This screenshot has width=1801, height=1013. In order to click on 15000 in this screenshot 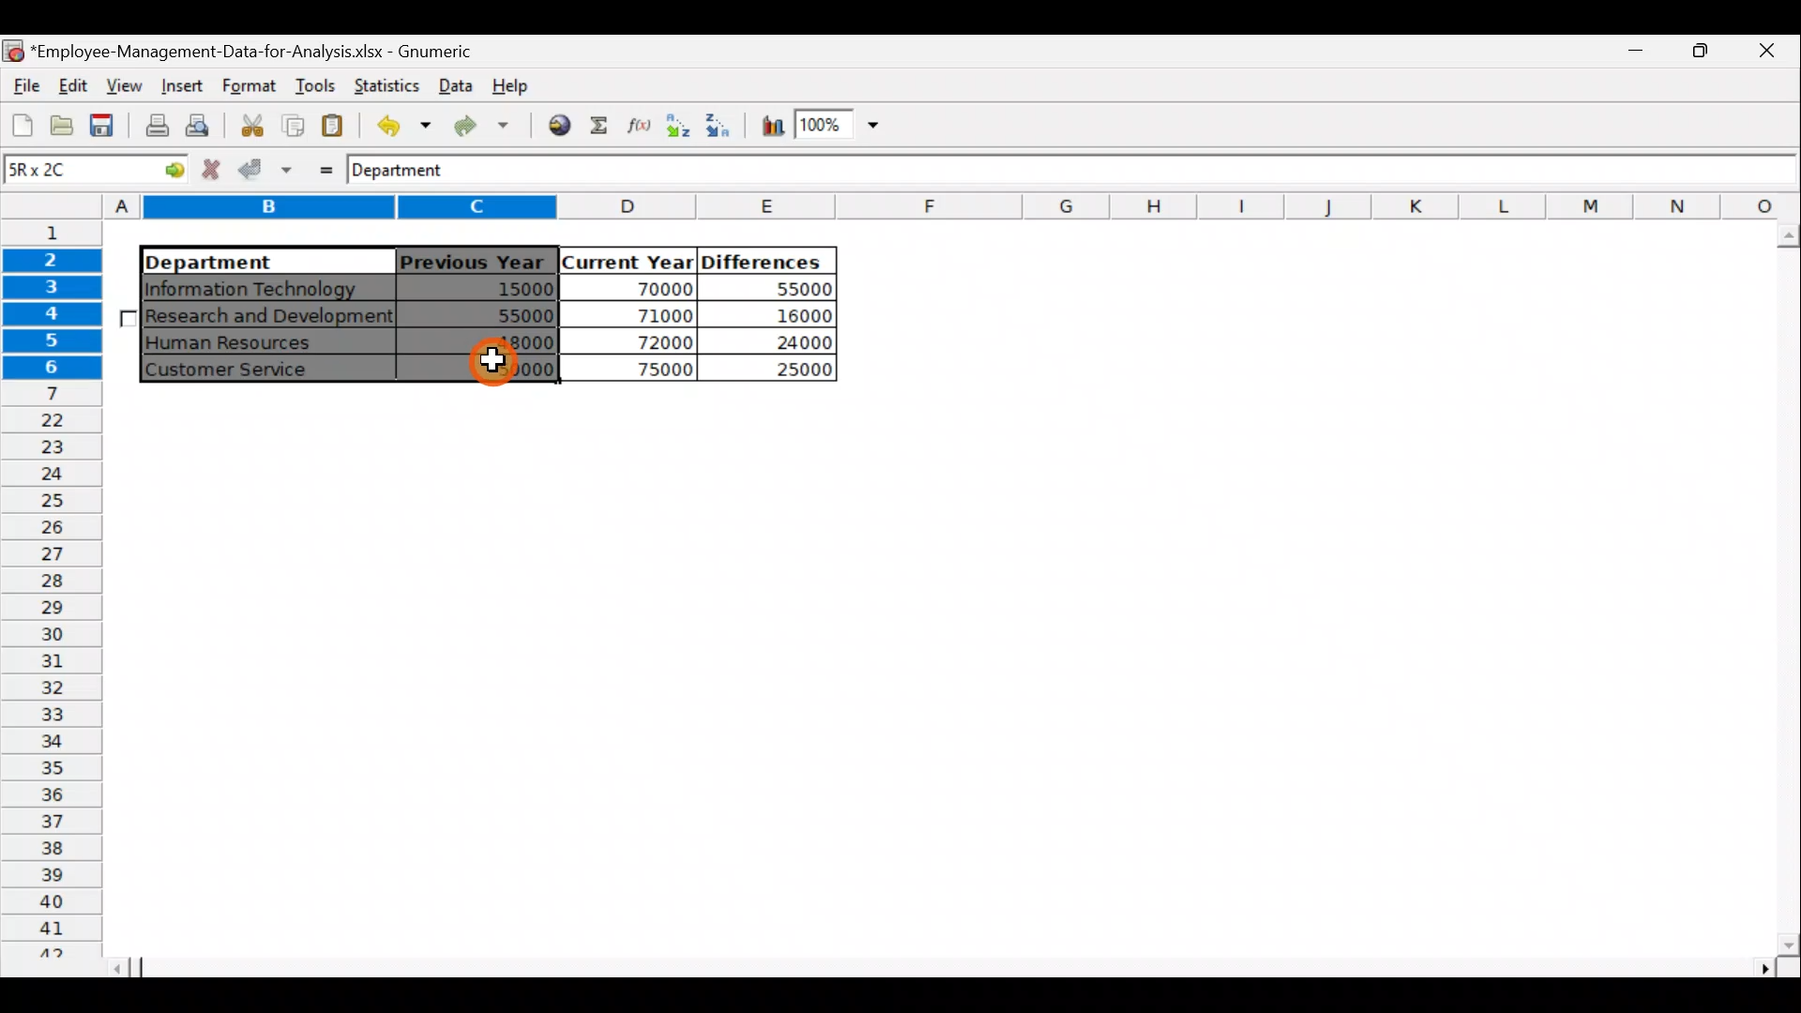, I will do `click(492, 292)`.